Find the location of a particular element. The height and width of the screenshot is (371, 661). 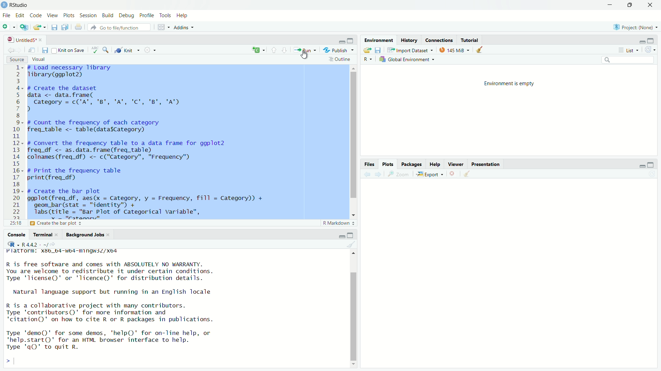

help is located at coordinates (183, 16).